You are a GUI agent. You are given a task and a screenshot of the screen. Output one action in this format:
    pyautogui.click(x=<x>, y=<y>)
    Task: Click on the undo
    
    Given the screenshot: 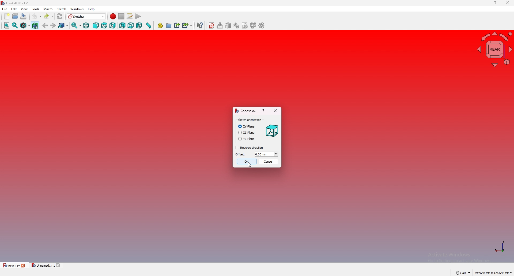 What is the action you would take?
    pyautogui.click(x=37, y=16)
    